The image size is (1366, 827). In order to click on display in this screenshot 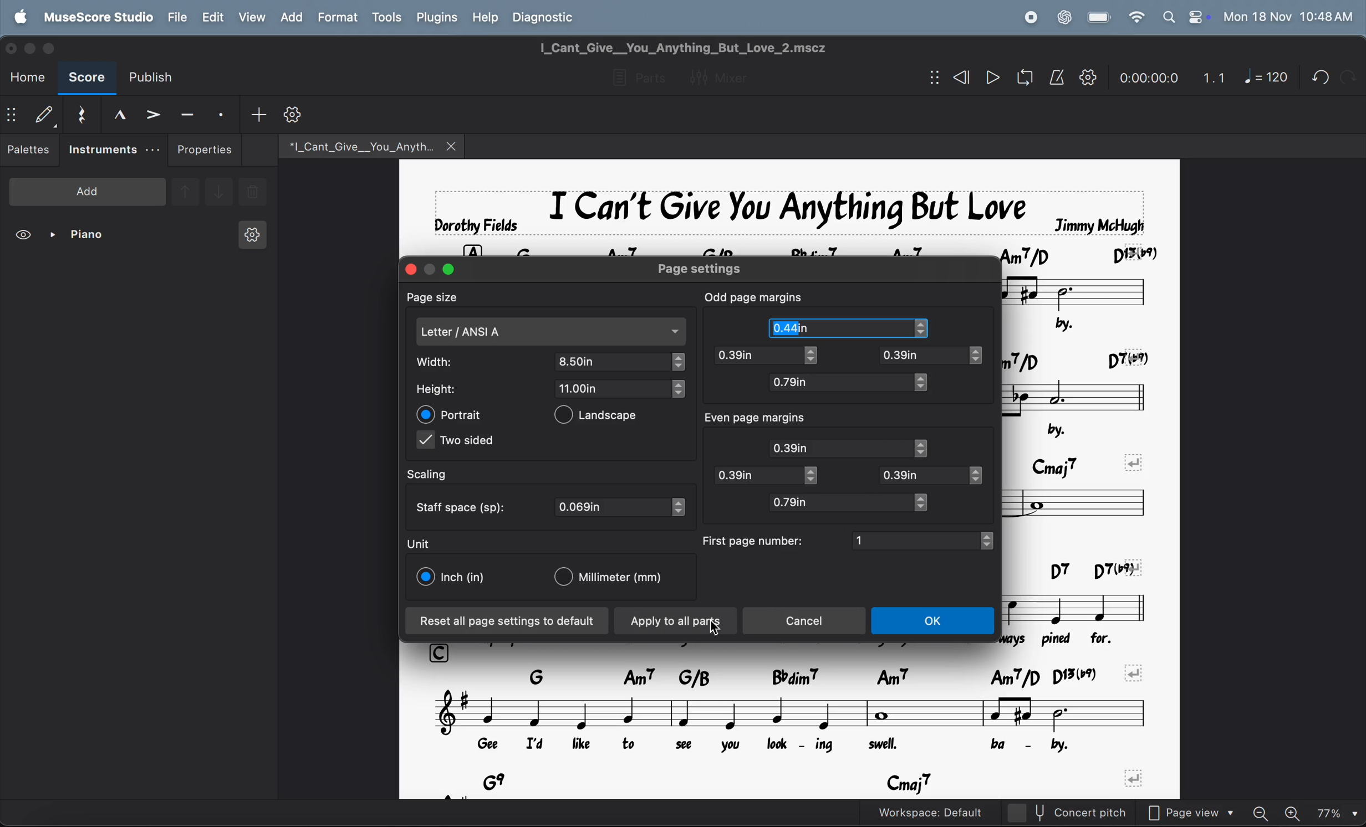, I will do `click(44, 114)`.